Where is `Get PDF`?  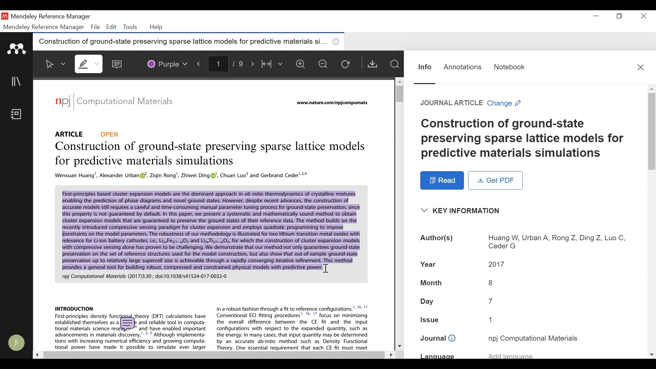
Get PDF is located at coordinates (372, 64).